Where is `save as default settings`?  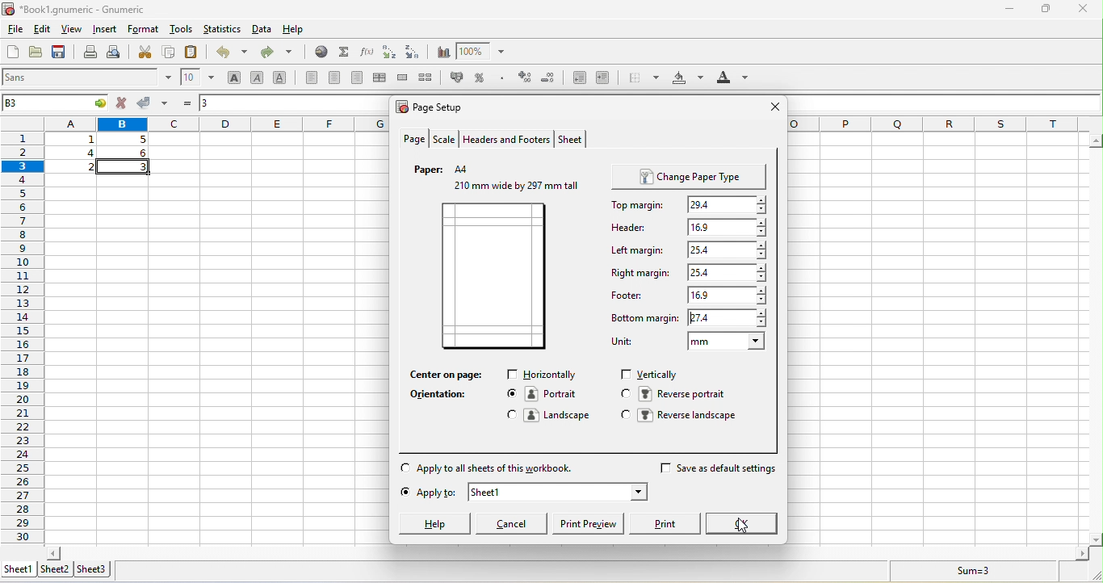
save as default settings is located at coordinates (719, 472).